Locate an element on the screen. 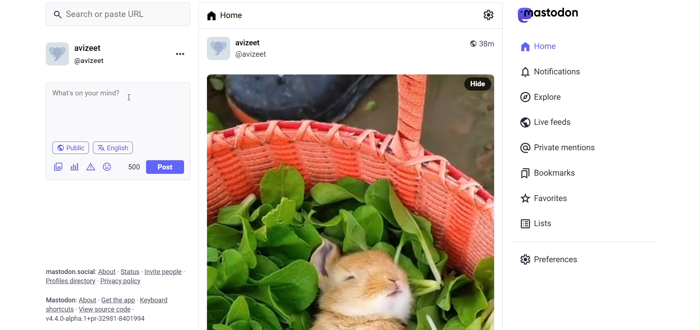 The height and width of the screenshot is (330, 700). @avizeet is located at coordinates (254, 55).